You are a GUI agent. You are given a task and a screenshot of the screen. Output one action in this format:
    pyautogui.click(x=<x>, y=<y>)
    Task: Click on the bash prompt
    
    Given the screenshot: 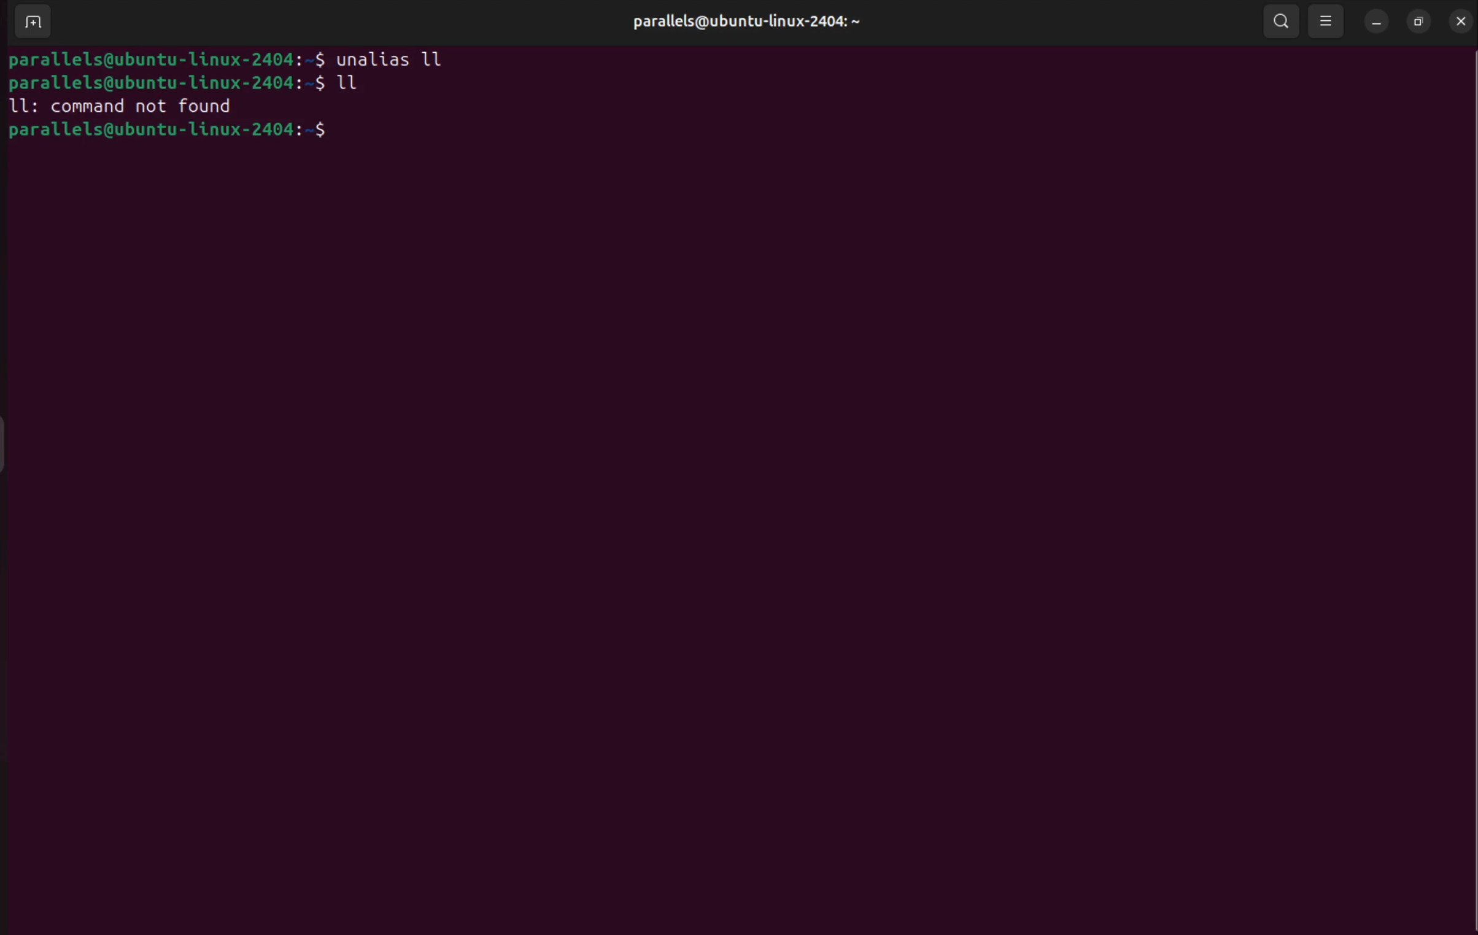 What is the action you would take?
    pyautogui.click(x=173, y=134)
    